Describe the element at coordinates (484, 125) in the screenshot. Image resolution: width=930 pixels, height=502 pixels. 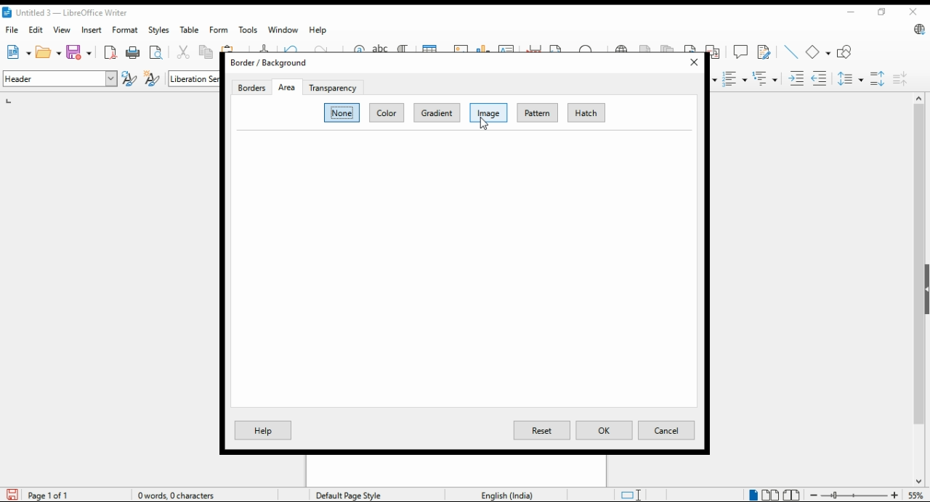
I see `cursor` at that location.